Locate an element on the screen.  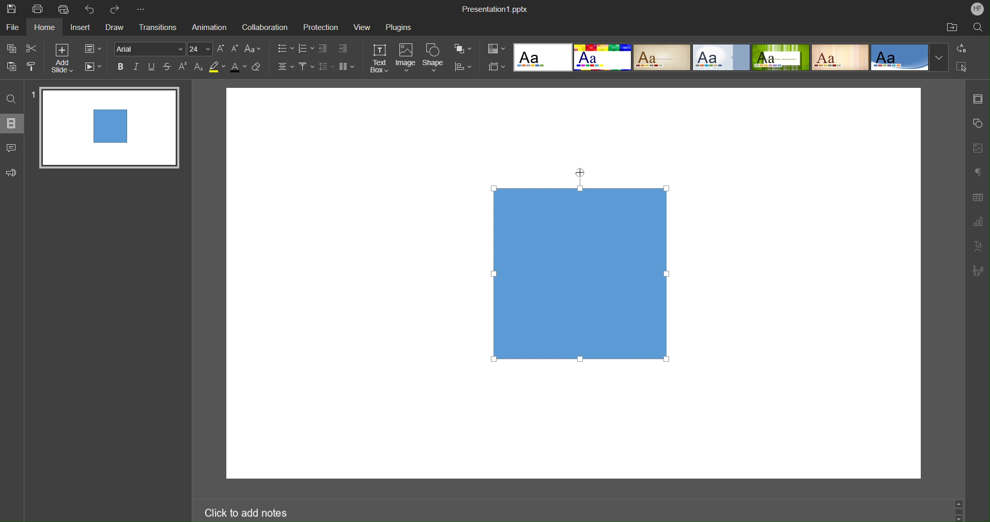
Undo is located at coordinates (89, 7).